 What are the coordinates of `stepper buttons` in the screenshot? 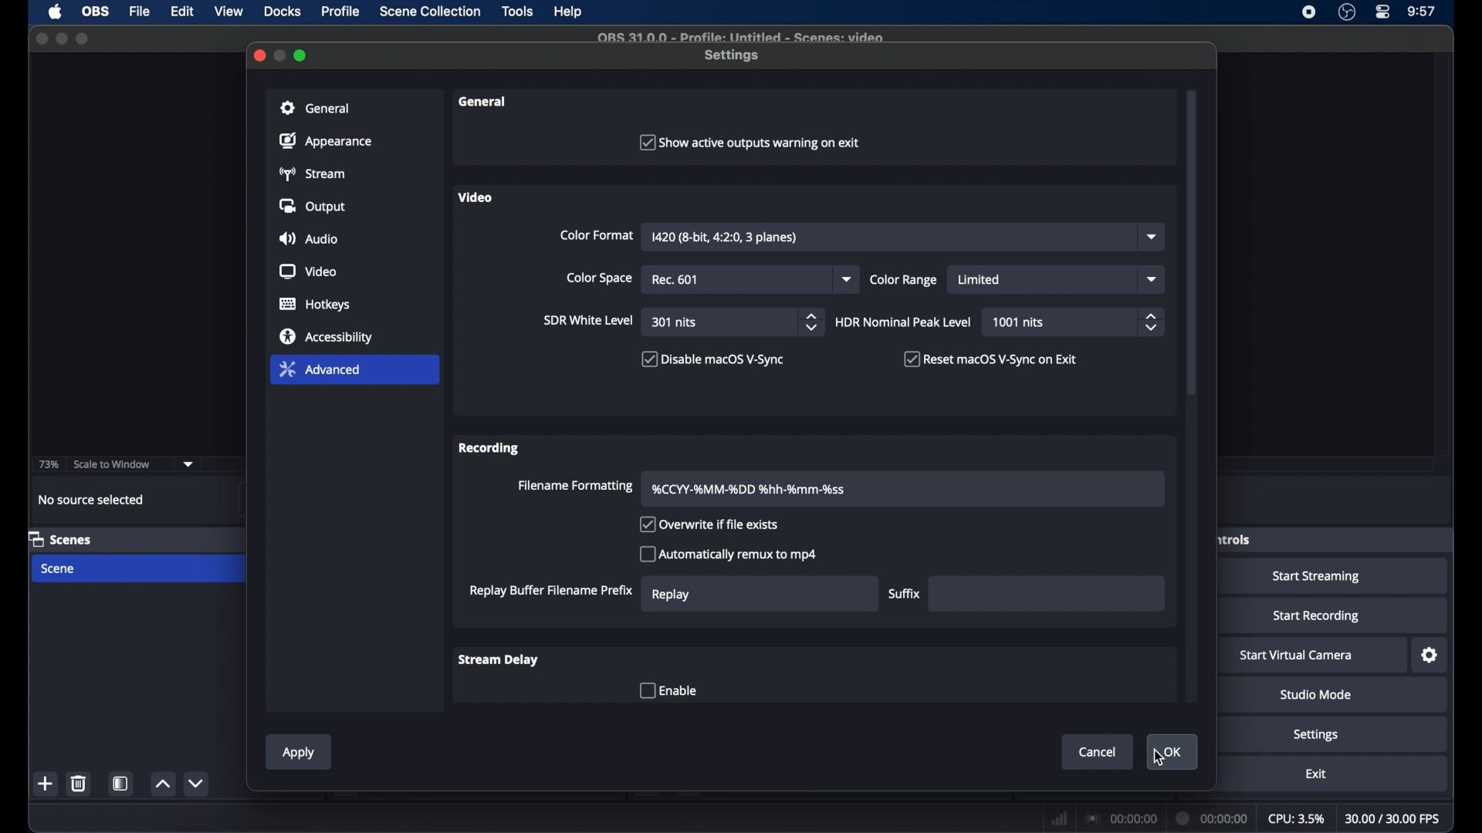 It's located at (1150, 322).